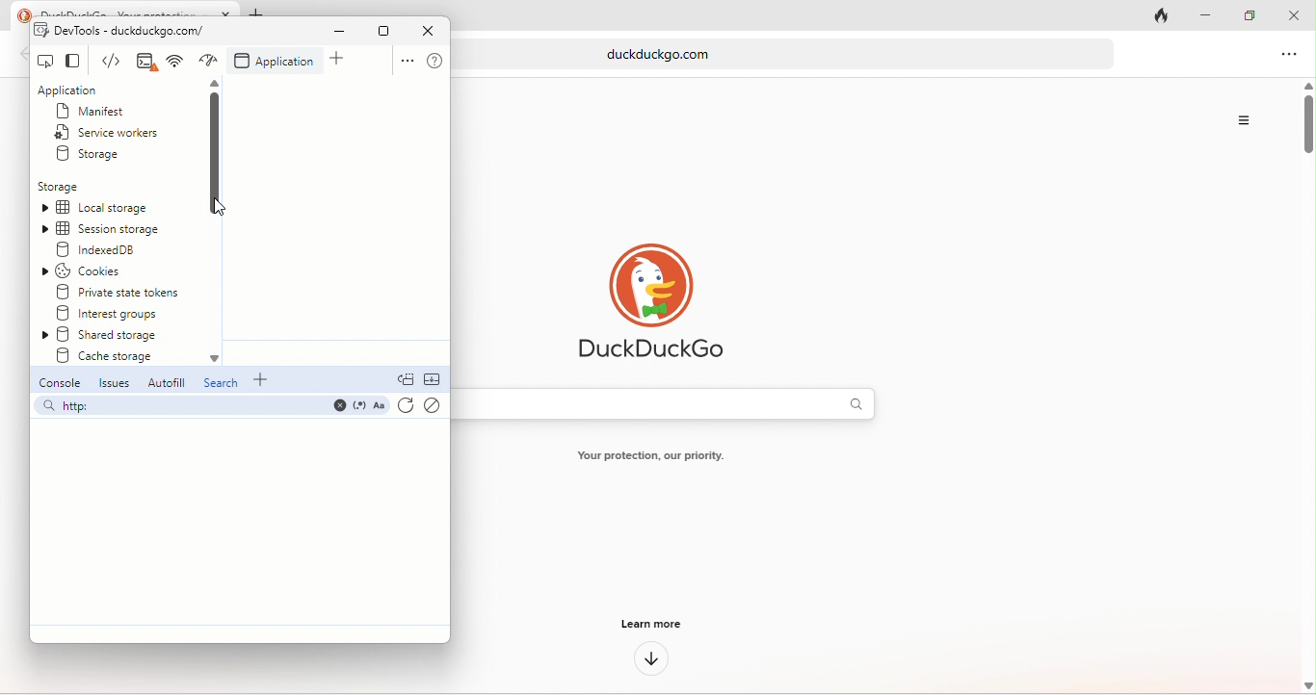  What do you see at coordinates (128, 356) in the screenshot?
I see `create storage` at bounding box center [128, 356].